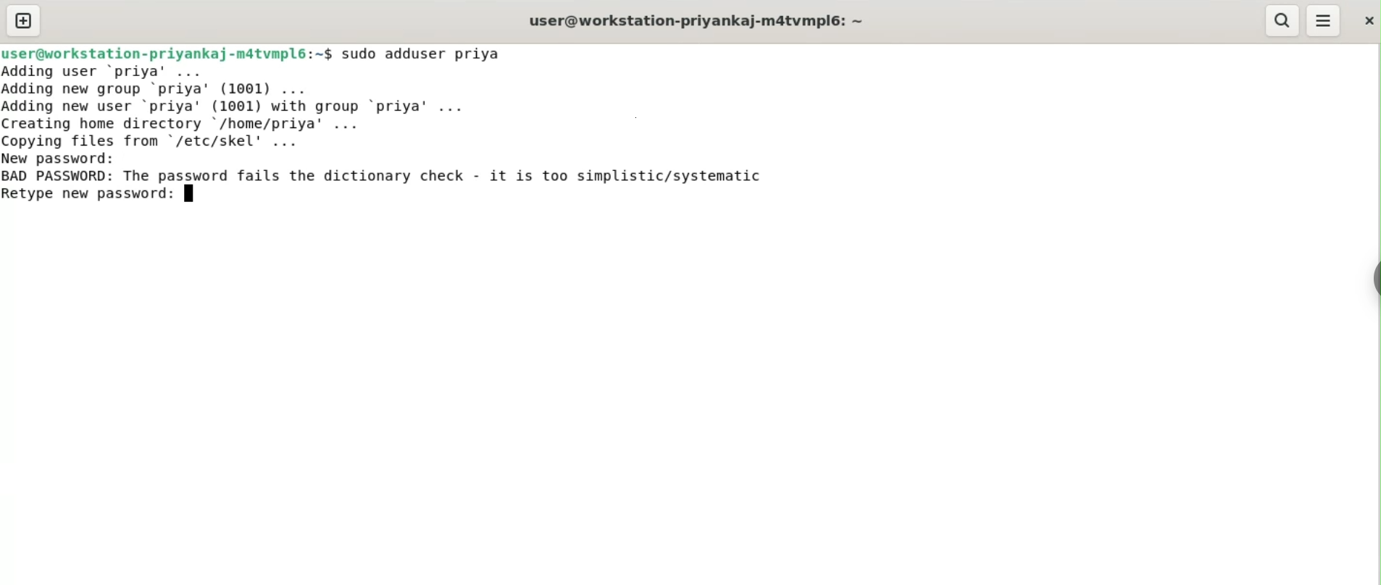  Describe the element at coordinates (1367, 17) in the screenshot. I see `close` at that location.